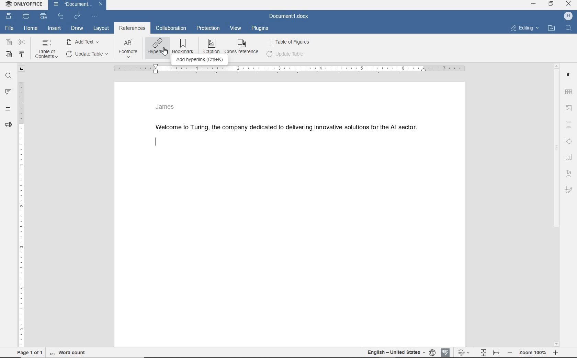 The width and height of the screenshot is (577, 358). What do you see at coordinates (212, 46) in the screenshot?
I see `CAPTION` at bounding box center [212, 46].